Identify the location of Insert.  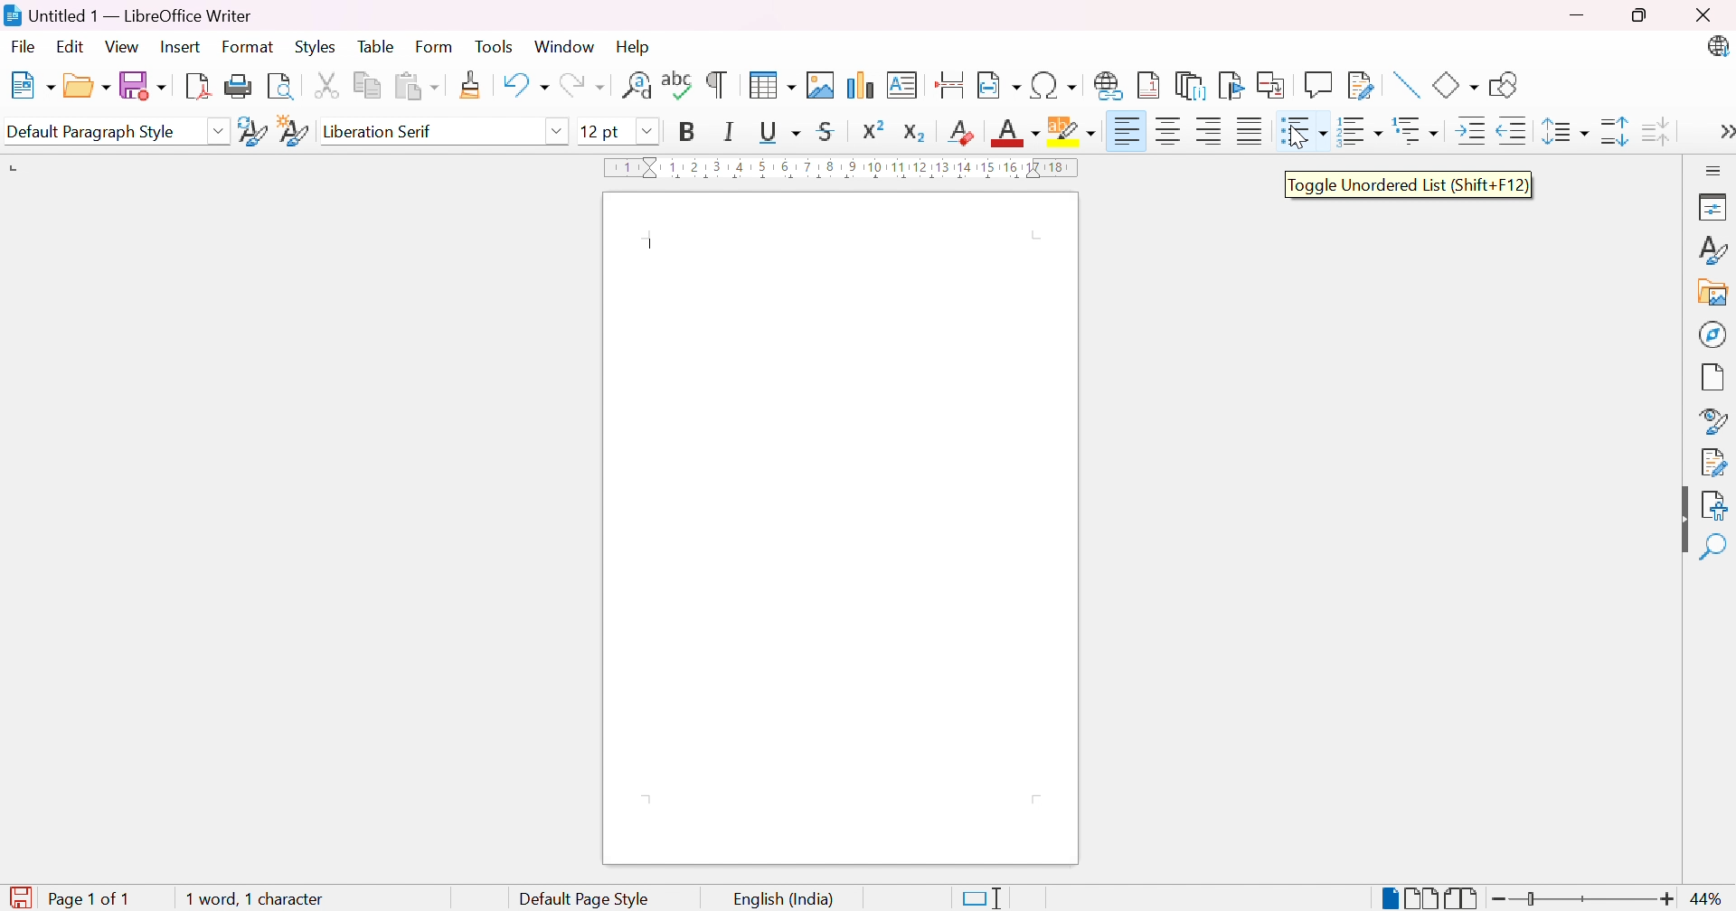
(179, 48).